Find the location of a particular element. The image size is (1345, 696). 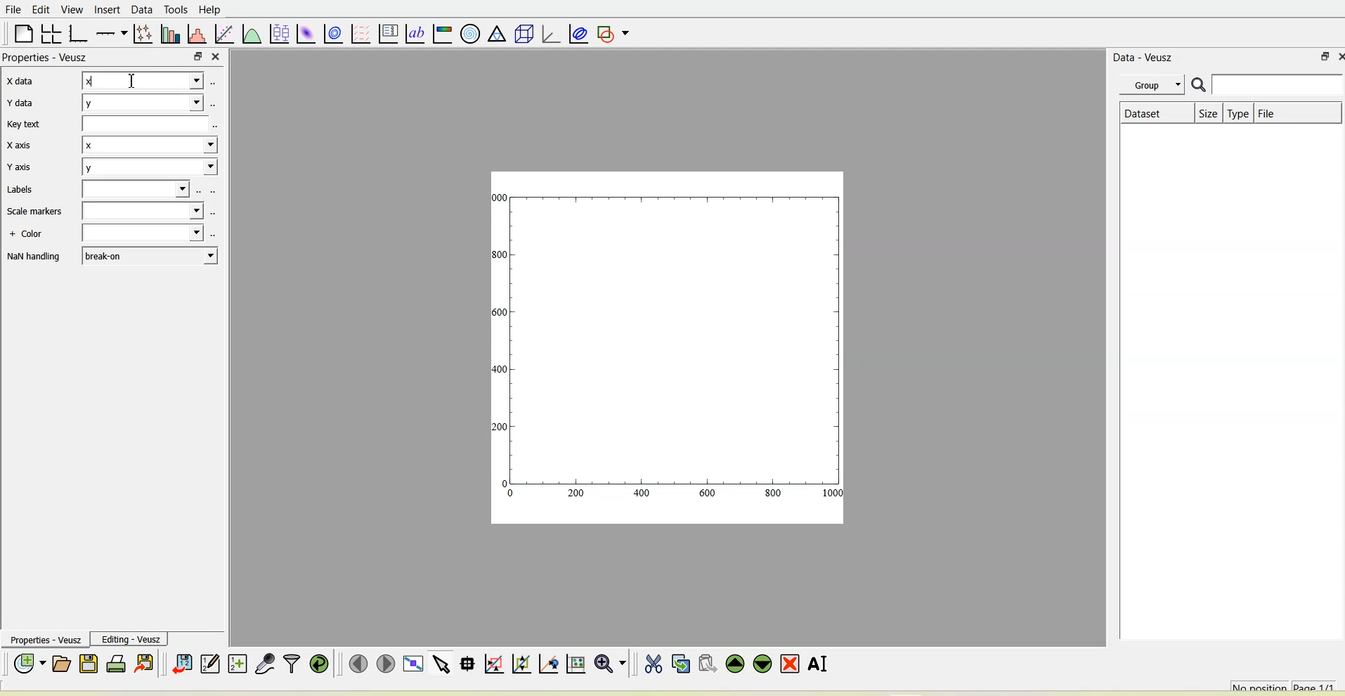

+ Color is located at coordinates (26, 234).